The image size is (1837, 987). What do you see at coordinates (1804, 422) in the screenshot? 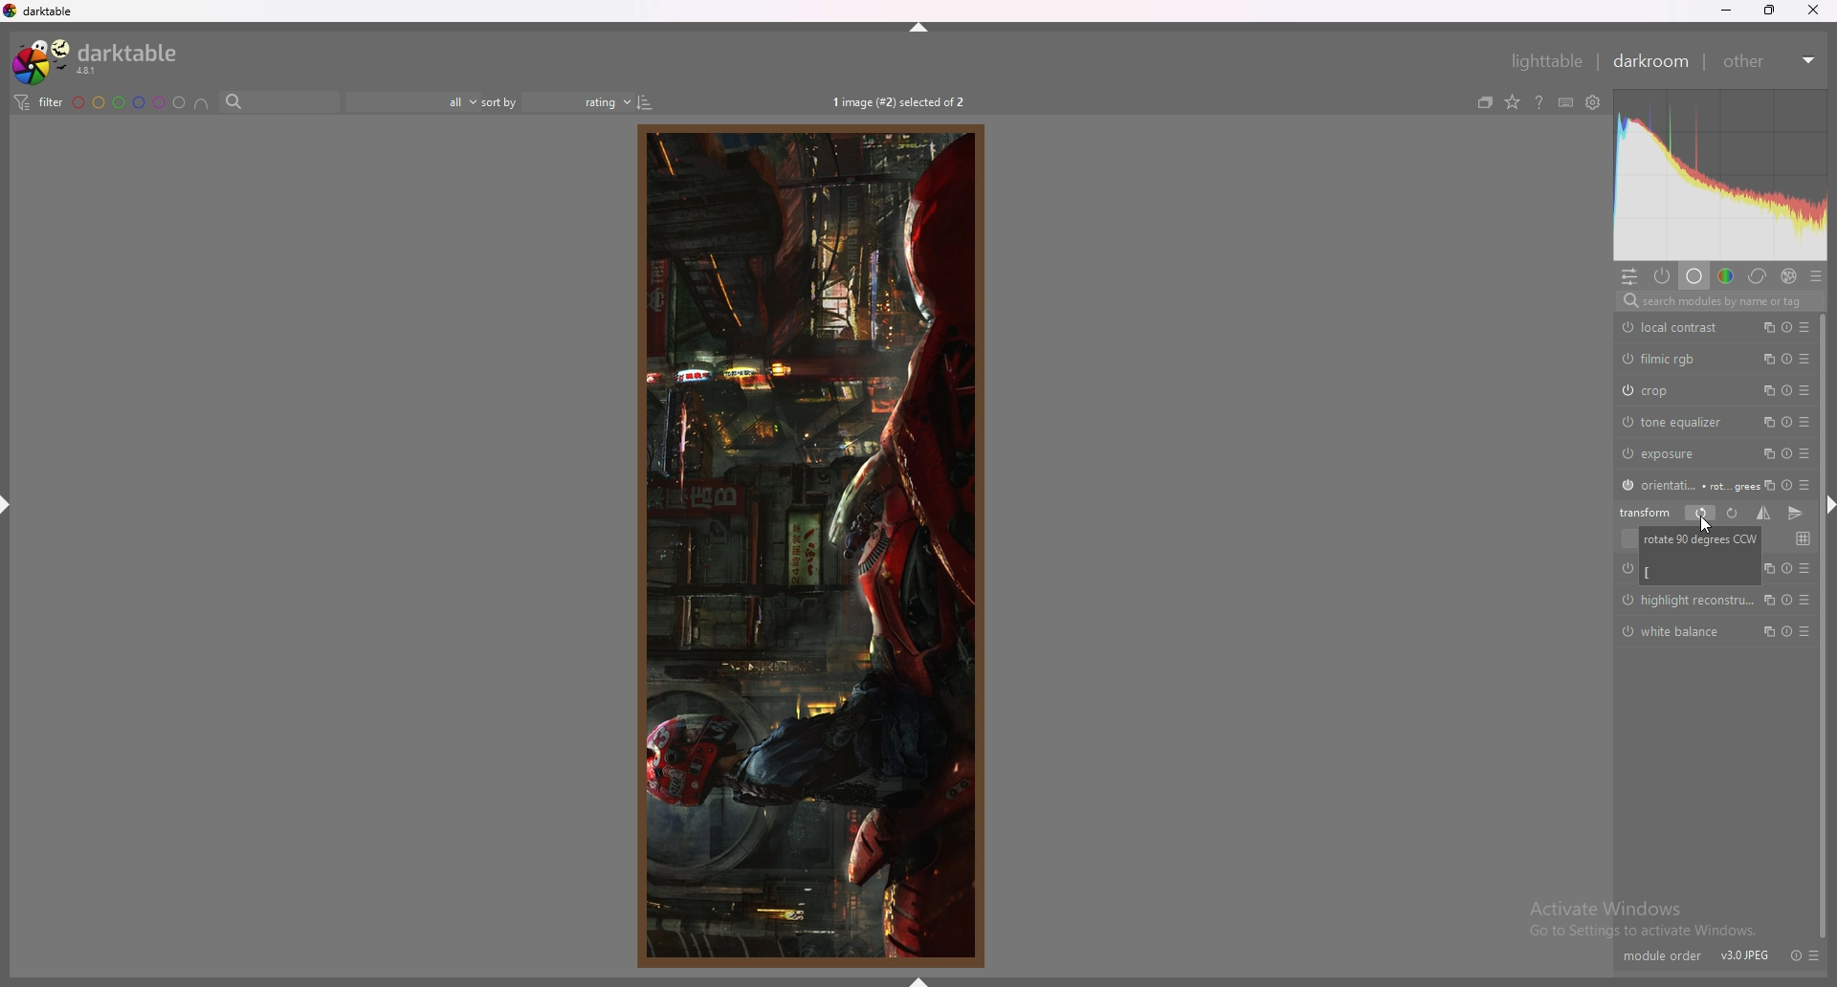
I see `presets` at bounding box center [1804, 422].